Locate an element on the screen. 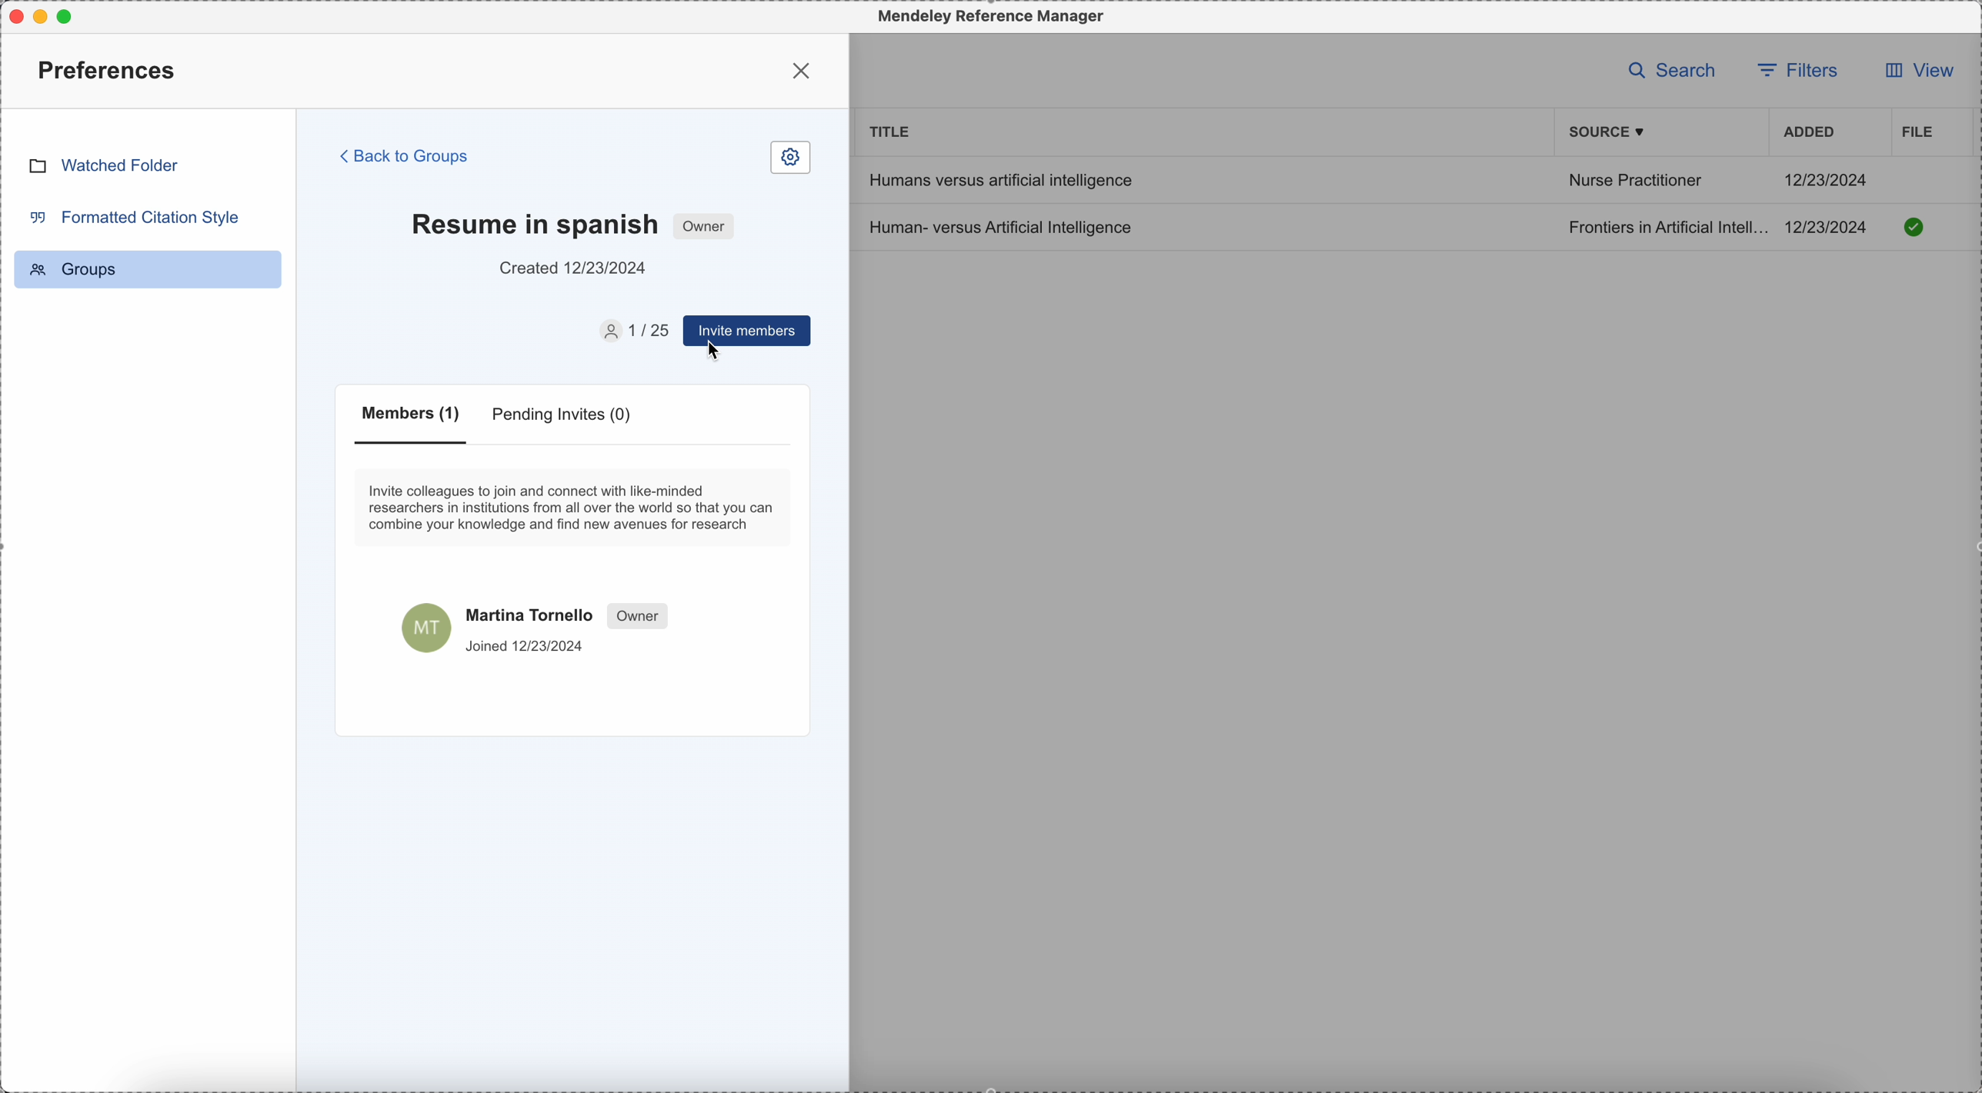 The height and width of the screenshot is (1093, 1982). preferences is located at coordinates (110, 69).